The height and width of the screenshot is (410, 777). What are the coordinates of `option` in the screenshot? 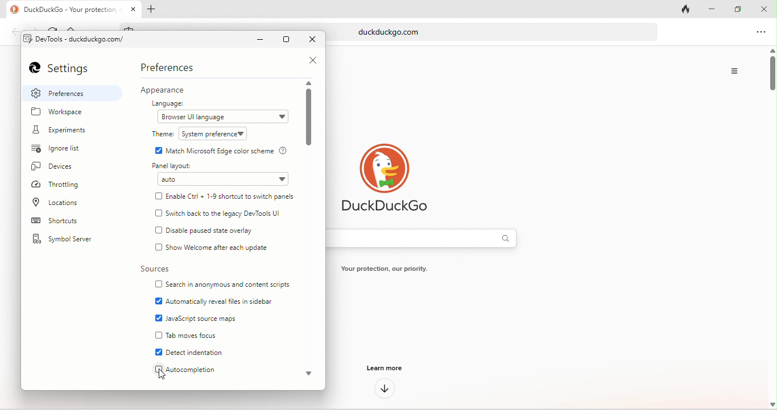 It's located at (761, 34).